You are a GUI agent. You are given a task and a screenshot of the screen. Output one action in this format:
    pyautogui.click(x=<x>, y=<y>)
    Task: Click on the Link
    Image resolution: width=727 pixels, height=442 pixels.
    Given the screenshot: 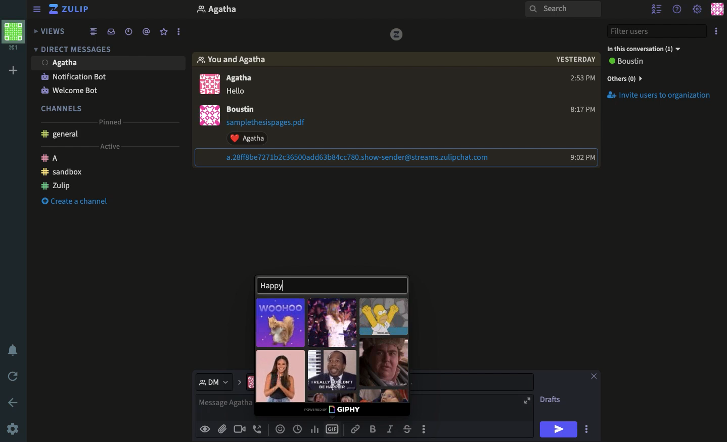 What is the action you would take?
    pyautogui.click(x=357, y=429)
    